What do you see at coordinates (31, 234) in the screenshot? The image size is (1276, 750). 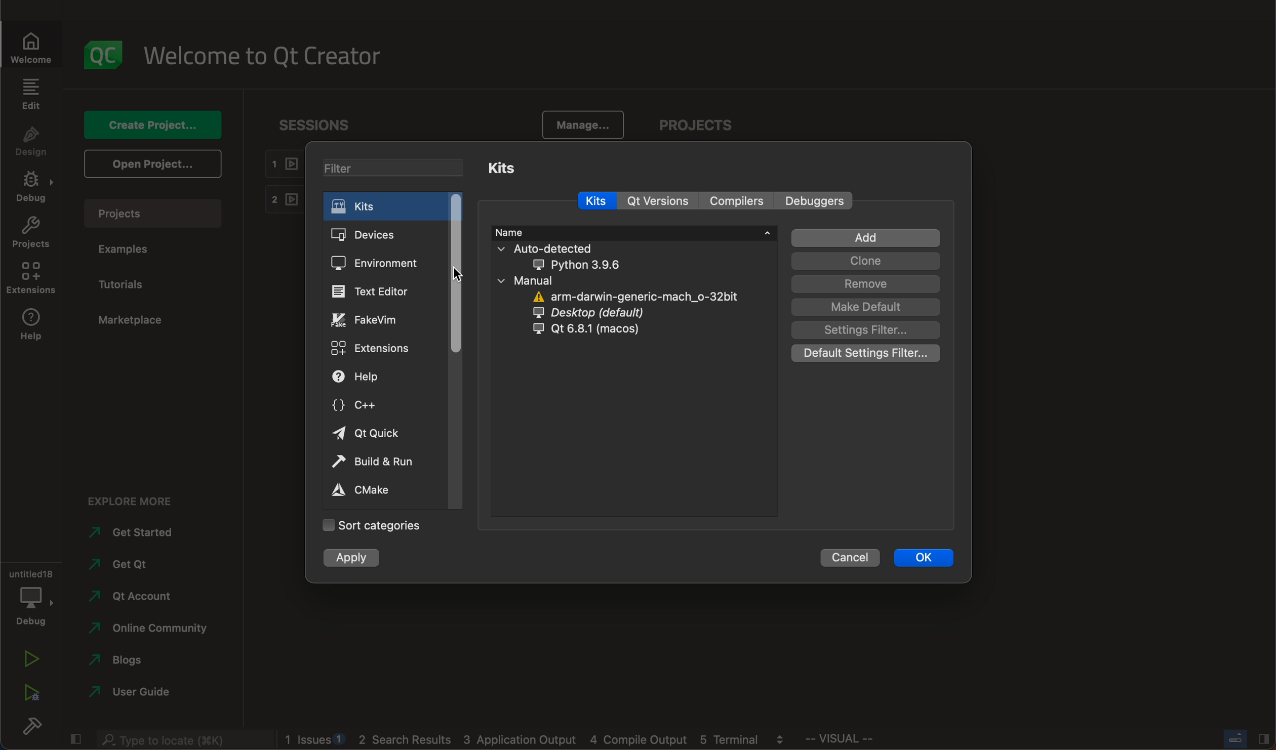 I see `projects` at bounding box center [31, 234].